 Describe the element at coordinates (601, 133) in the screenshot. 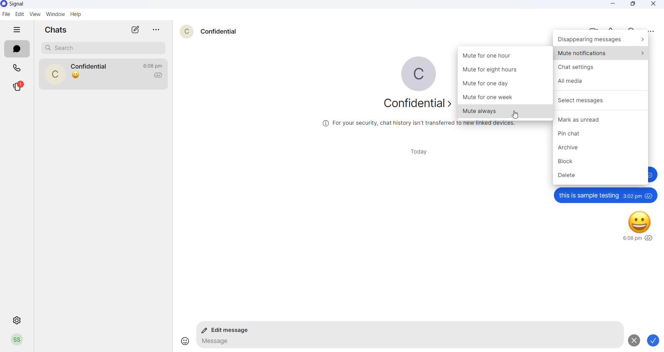

I see `pin chat` at that location.